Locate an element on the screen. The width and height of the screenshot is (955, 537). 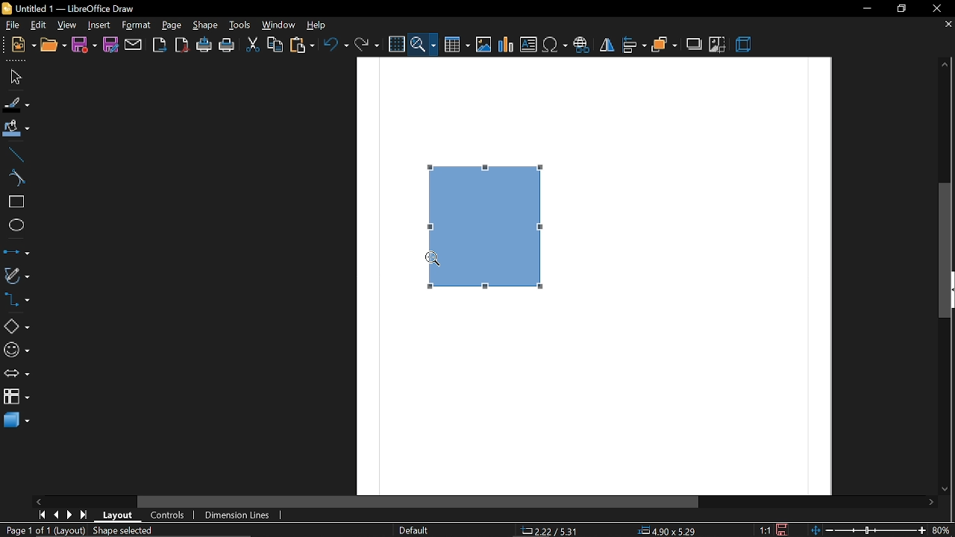
help is located at coordinates (319, 25).